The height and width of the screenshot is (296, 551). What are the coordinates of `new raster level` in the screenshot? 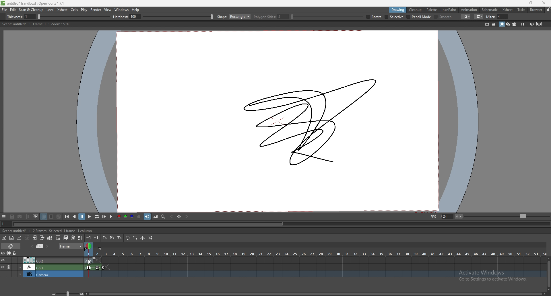 It's located at (11, 238).